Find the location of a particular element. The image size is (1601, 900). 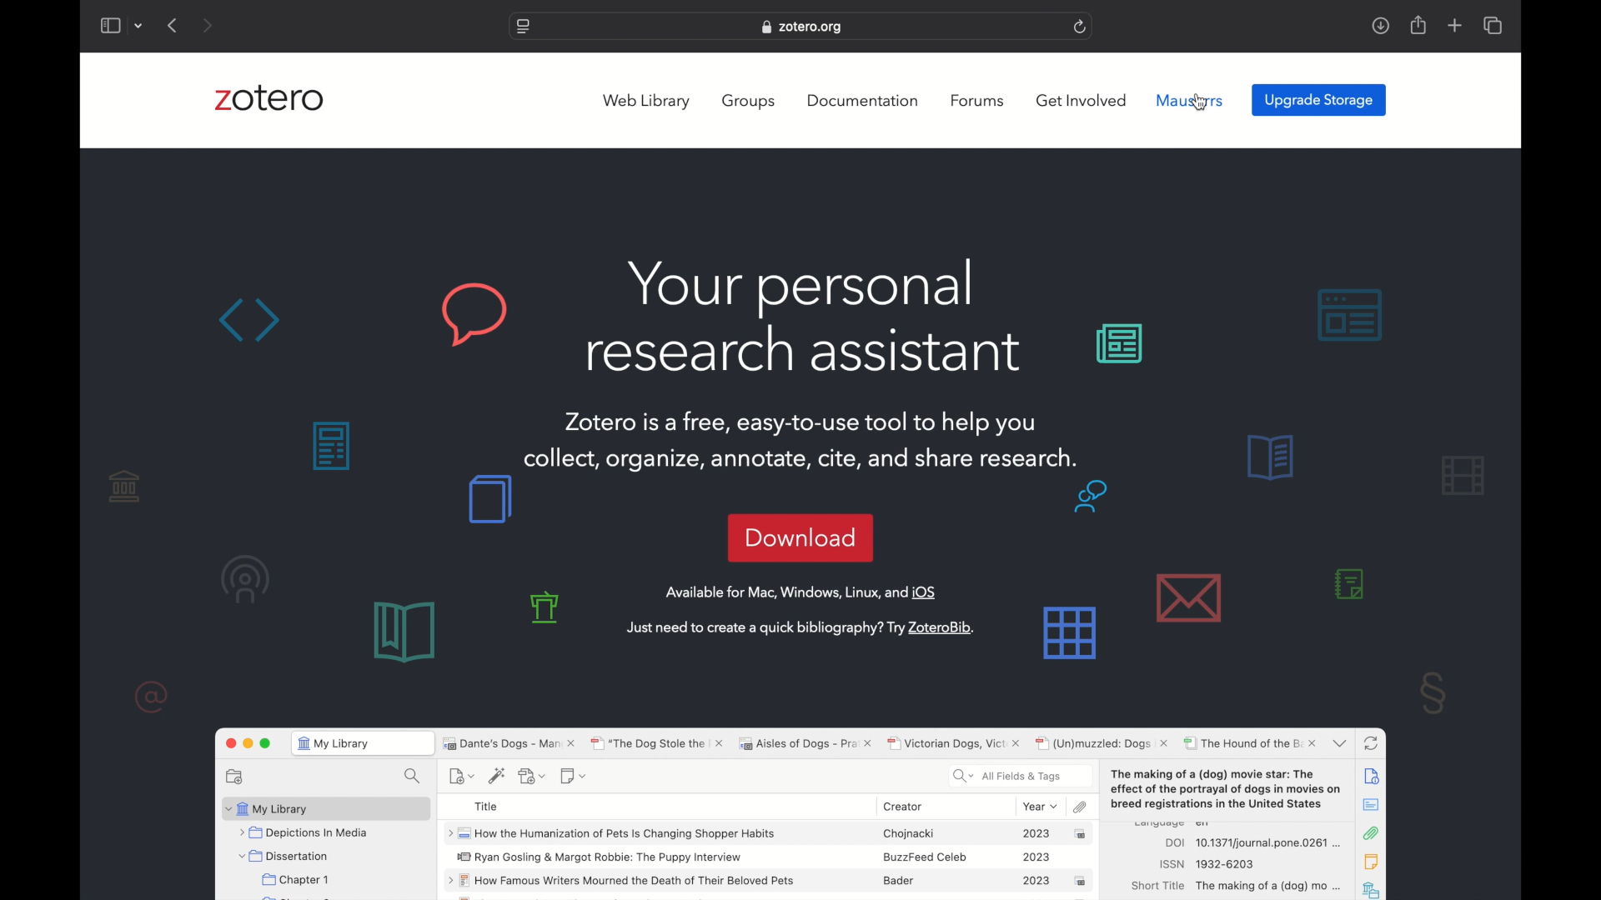

documentation is located at coordinates (861, 101).